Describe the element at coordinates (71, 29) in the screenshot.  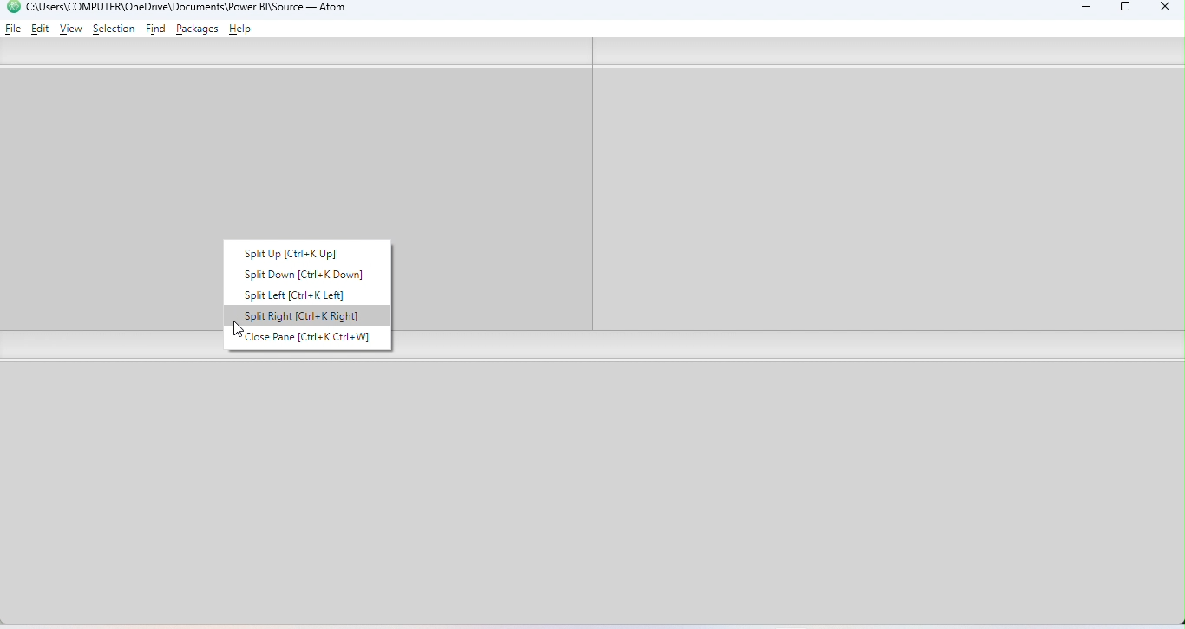
I see `View` at that location.